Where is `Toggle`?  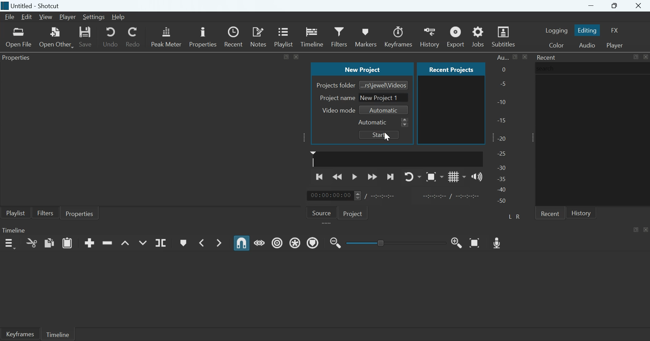 Toggle is located at coordinates (382, 242).